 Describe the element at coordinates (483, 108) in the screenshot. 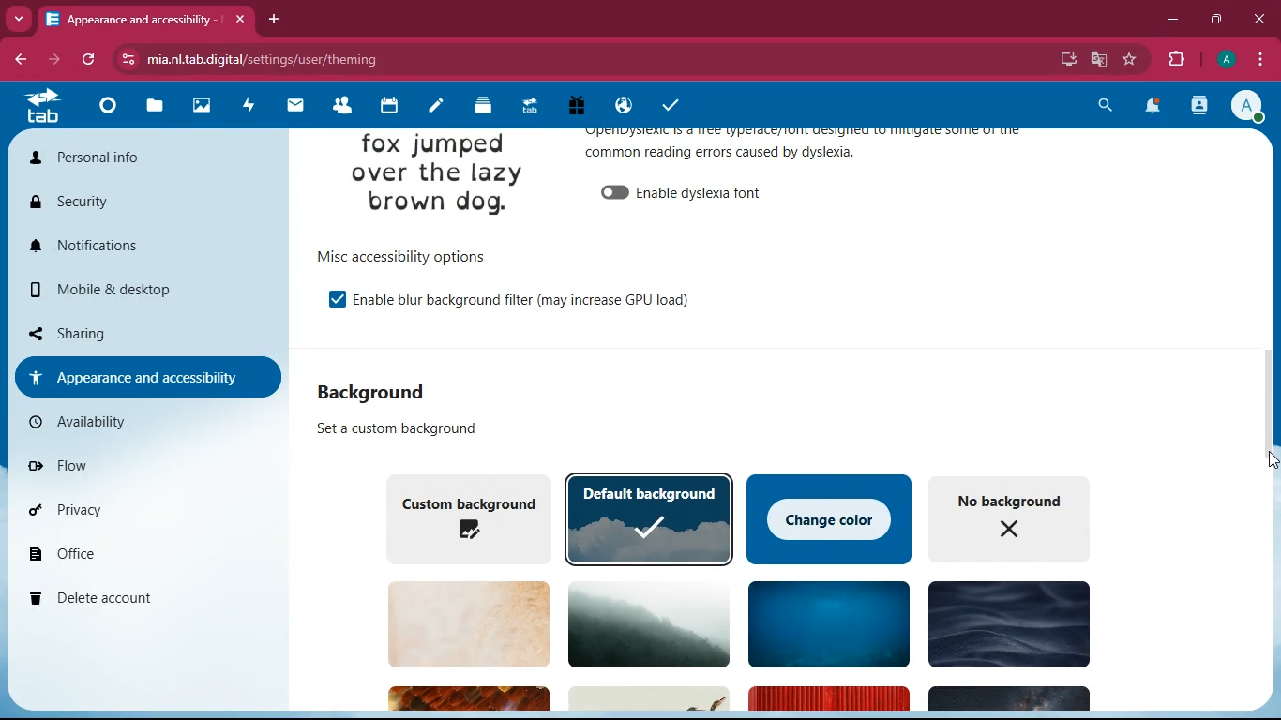

I see `layers` at that location.